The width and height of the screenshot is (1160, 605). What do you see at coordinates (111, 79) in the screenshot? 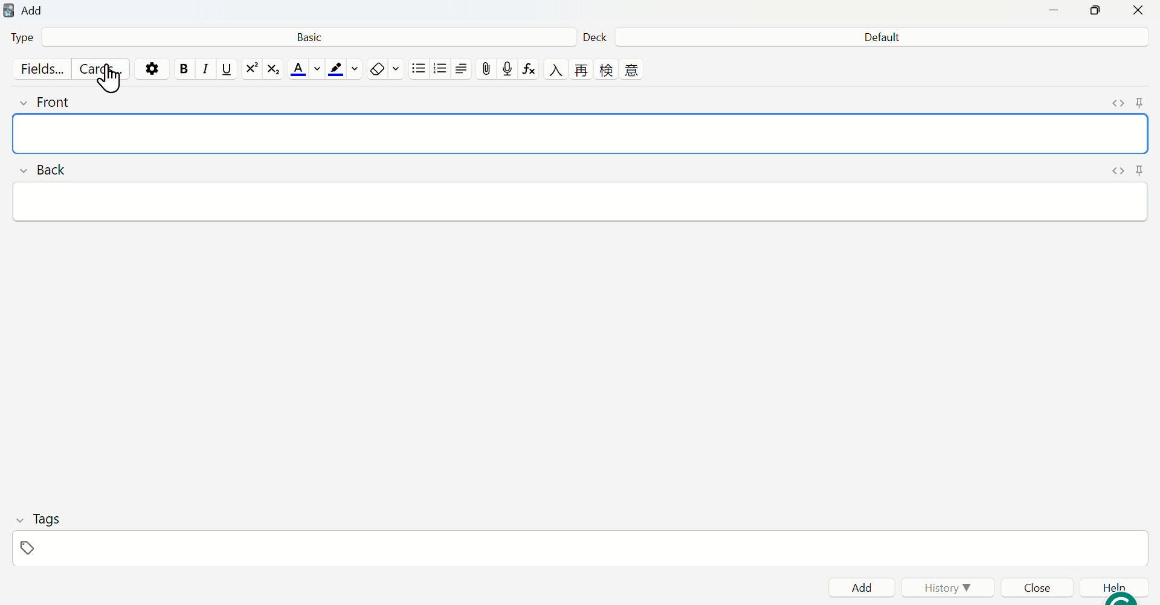
I see `Cursor` at bounding box center [111, 79].